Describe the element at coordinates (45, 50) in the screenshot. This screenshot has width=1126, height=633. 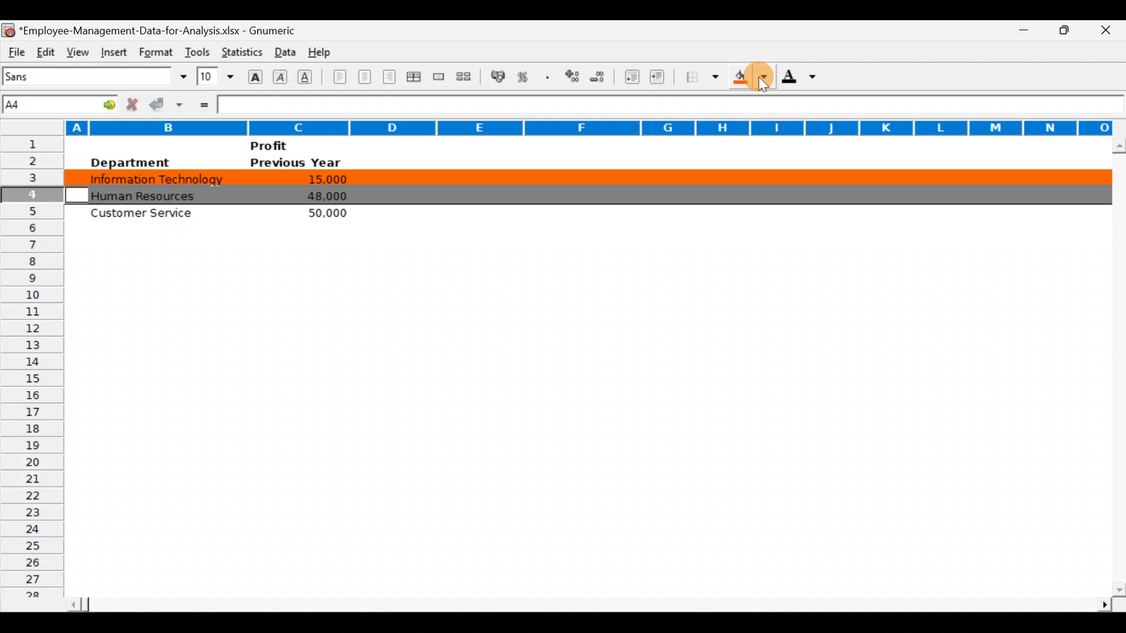
I see `Edit` at that location.